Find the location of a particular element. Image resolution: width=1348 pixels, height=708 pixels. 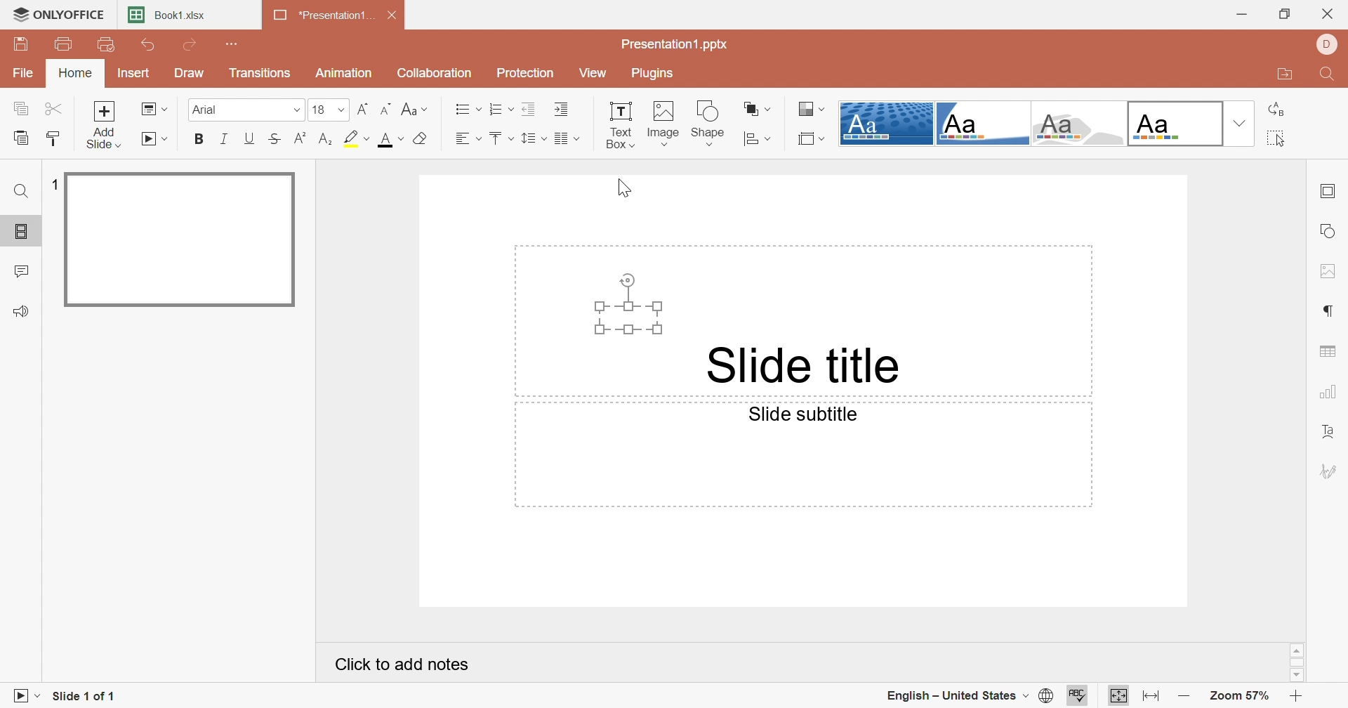

Slide settings is located at coordinates (1330, 190).